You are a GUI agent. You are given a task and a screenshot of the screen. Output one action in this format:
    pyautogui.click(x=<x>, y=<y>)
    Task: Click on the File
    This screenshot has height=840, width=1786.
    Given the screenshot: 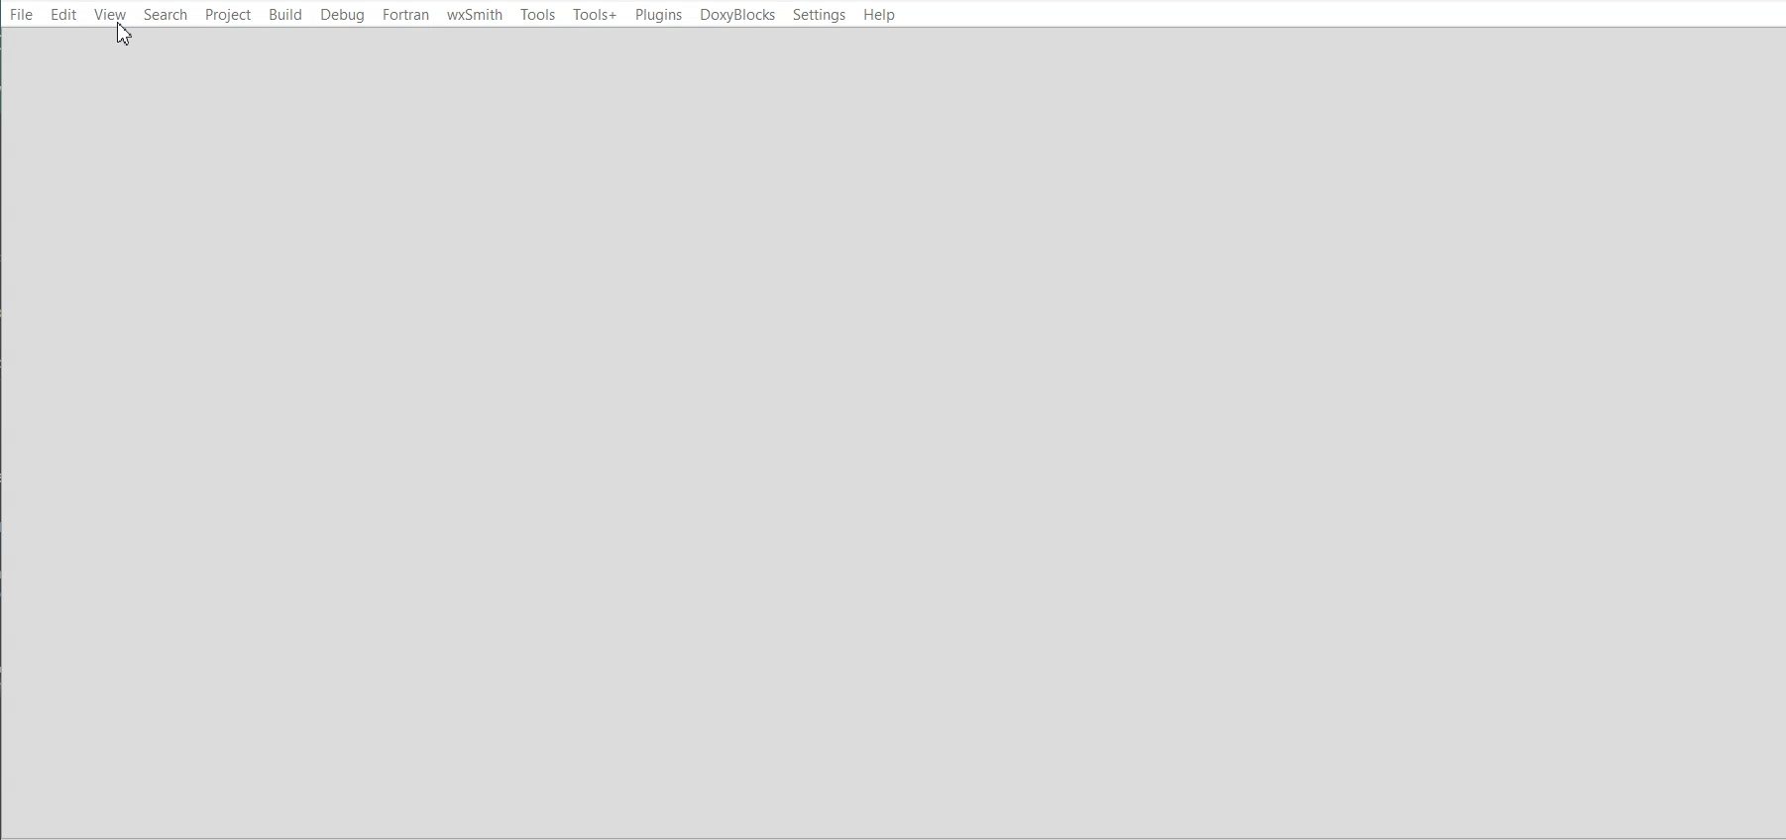 What is the action you would take?
    pyautogui.click(x=22, y=13)
    